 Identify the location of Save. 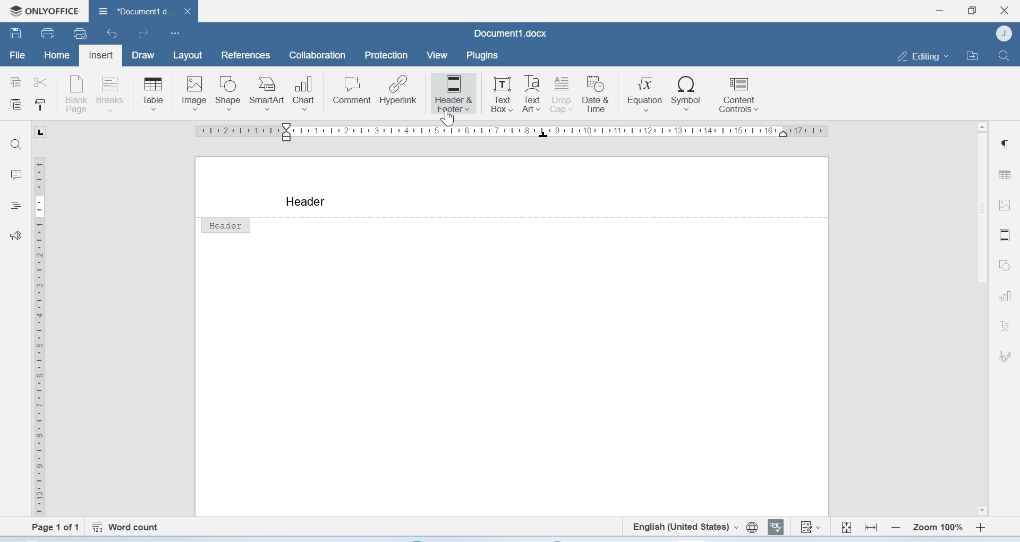
(16, 35).